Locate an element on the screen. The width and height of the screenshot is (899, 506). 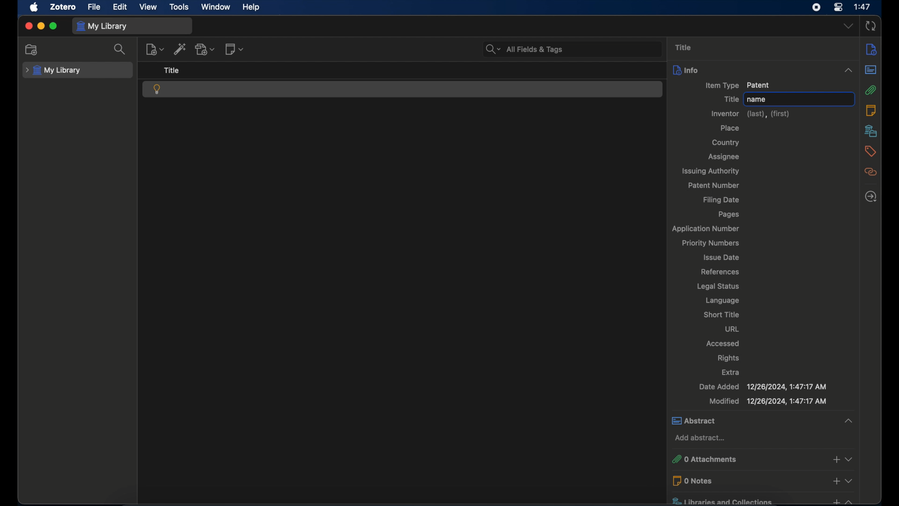
help is located at coordinates (251, 7).